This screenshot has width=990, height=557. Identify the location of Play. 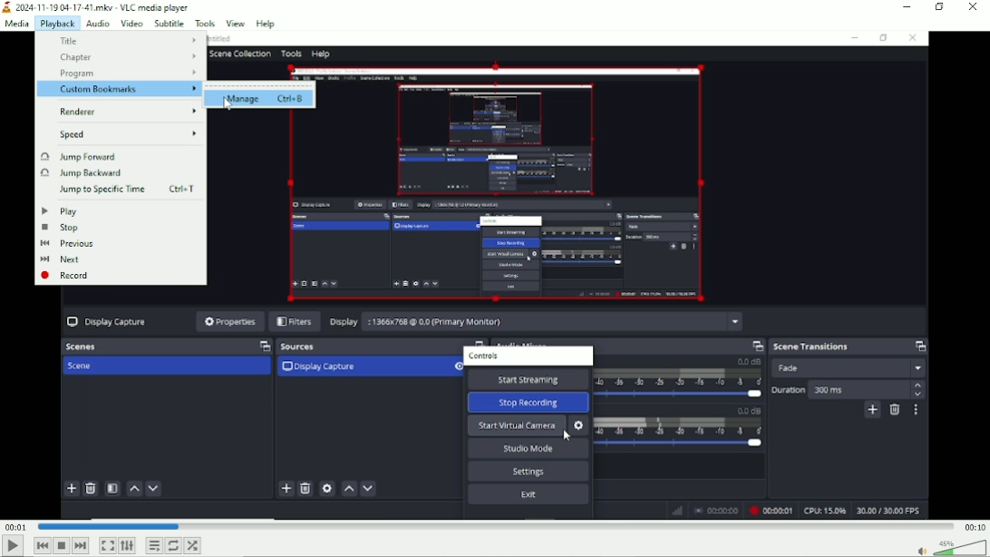
(13, 546).